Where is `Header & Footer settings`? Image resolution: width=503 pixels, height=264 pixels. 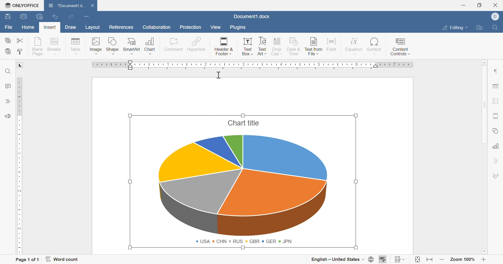
Header & Footer settings is located at coordinates (497, 116).